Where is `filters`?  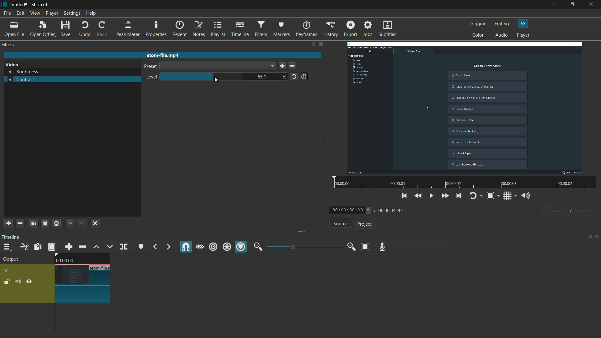 filters is located at coordinates (9, 45).